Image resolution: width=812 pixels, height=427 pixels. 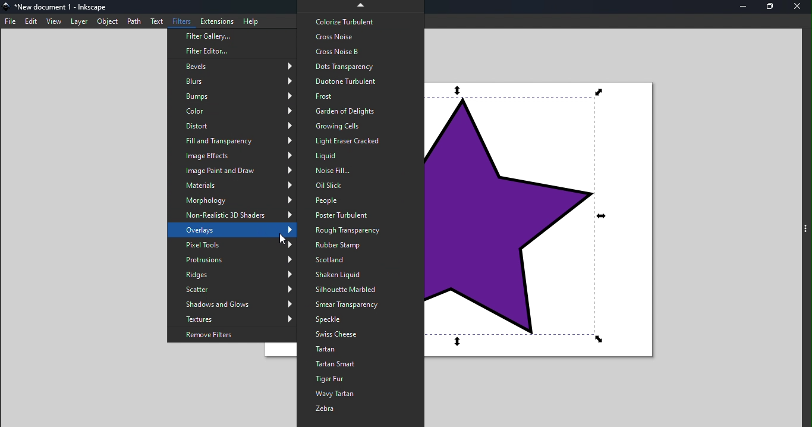 I want to click on Toggle command panel, so click(x=804, y=229).